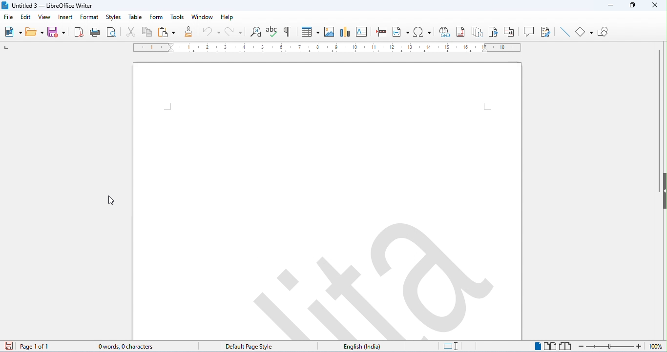 This screenshot has height=352, width=667. What do you see at coordinates (552, 346) in the screenshot?
I see `multi page view` at bounding box center [552, 346].